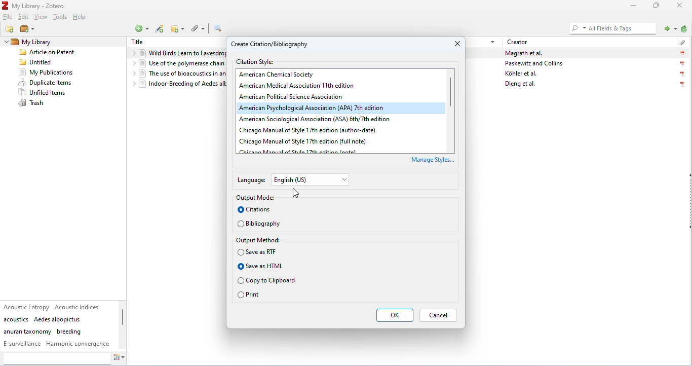 This screenshot has height=366, width=692. What do you see at coordinates (252, 180) in the screenshot?
I see `language` at bounding box center [252, 180].